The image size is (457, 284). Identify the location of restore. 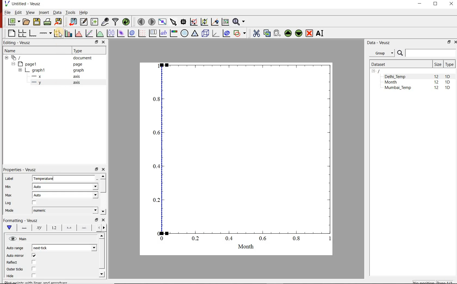
(96, 169).